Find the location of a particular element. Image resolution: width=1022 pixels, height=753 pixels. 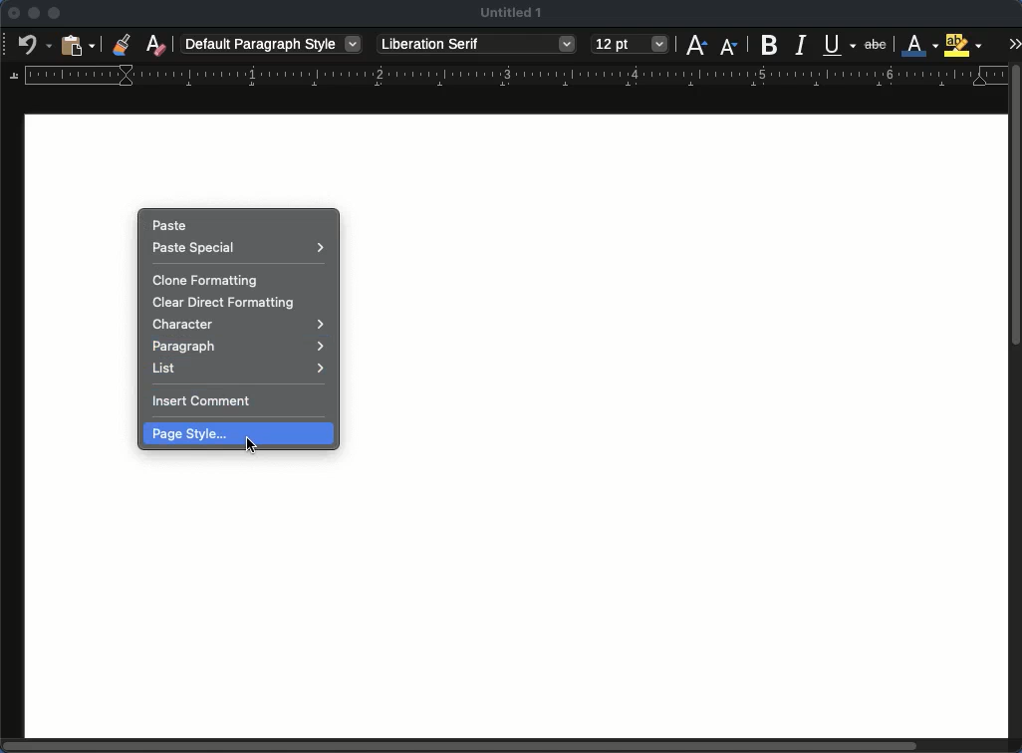

list is located at coordinates (239, 370).